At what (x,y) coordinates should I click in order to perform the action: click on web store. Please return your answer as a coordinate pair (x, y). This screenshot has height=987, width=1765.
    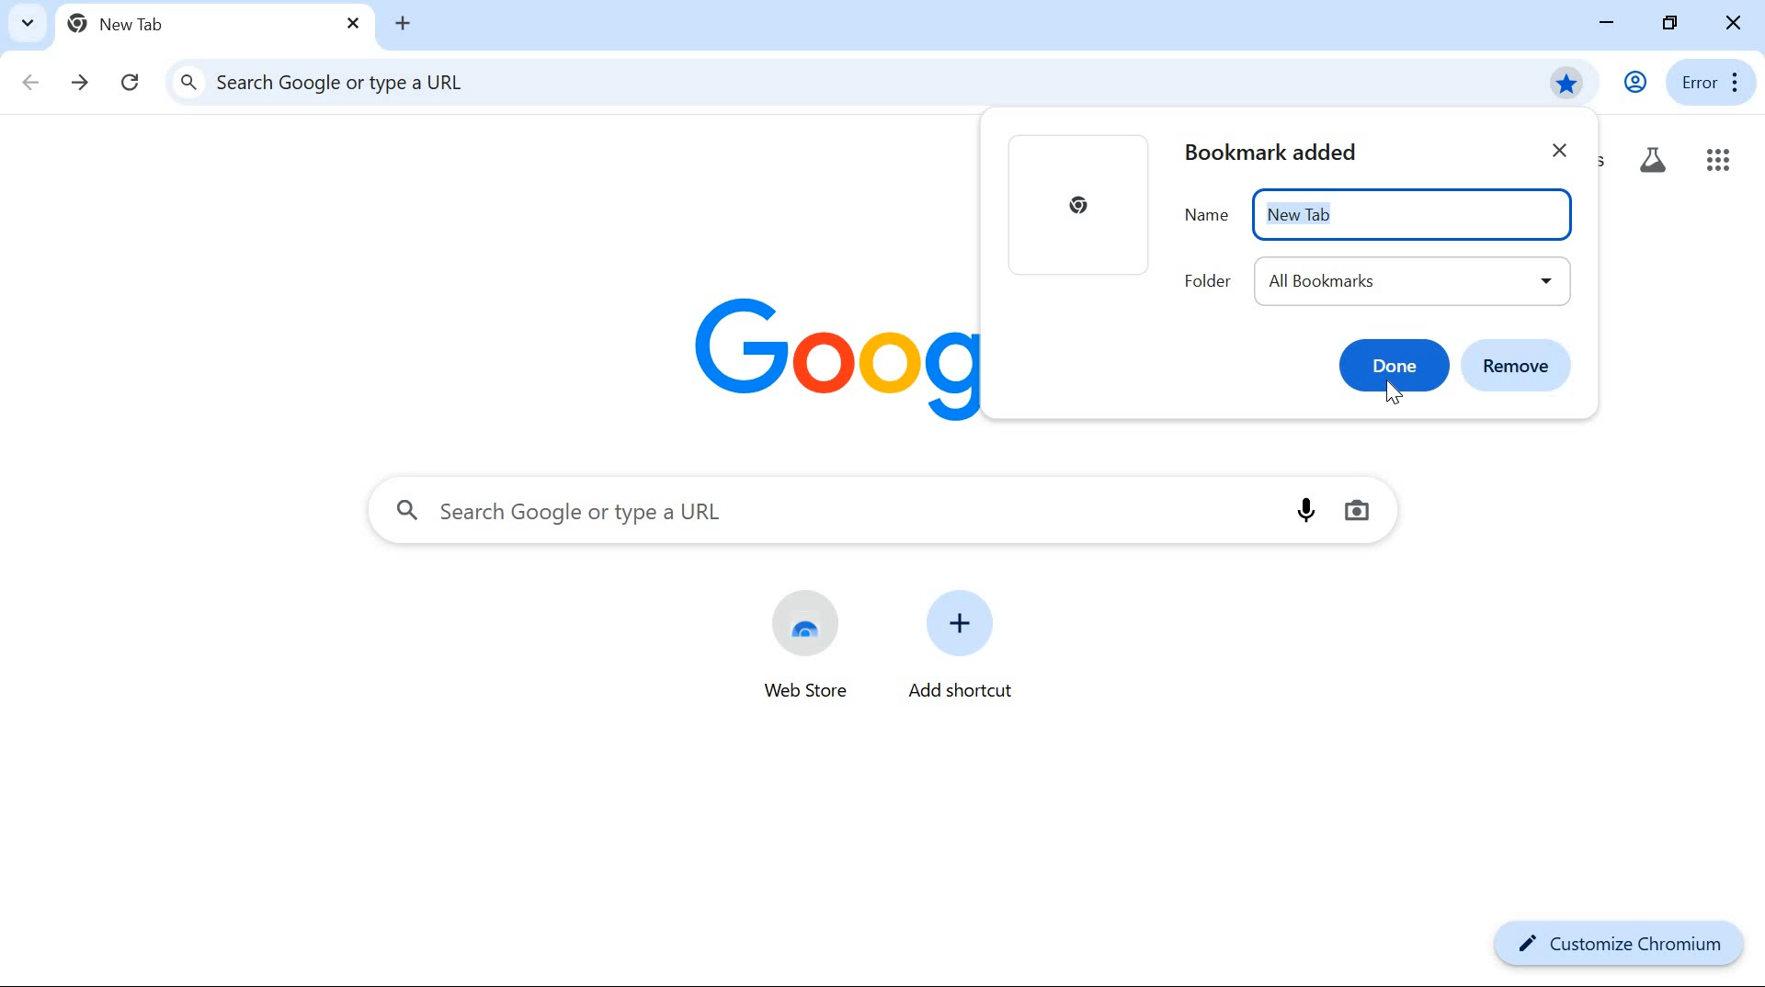
    Looking at the image, I should click on (807, 650).